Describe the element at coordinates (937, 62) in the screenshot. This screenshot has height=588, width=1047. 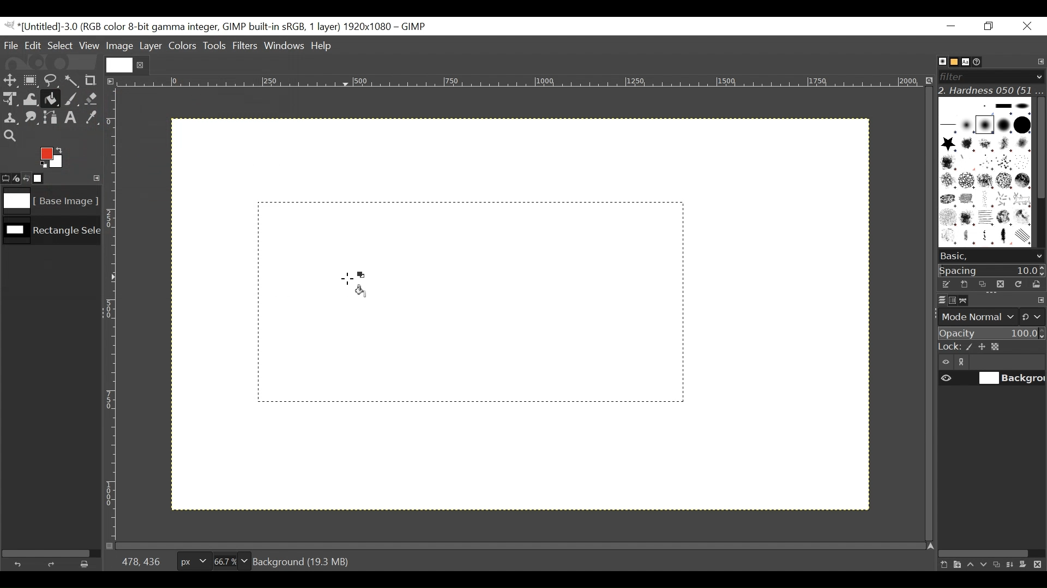
I see `Brushes` at that location.